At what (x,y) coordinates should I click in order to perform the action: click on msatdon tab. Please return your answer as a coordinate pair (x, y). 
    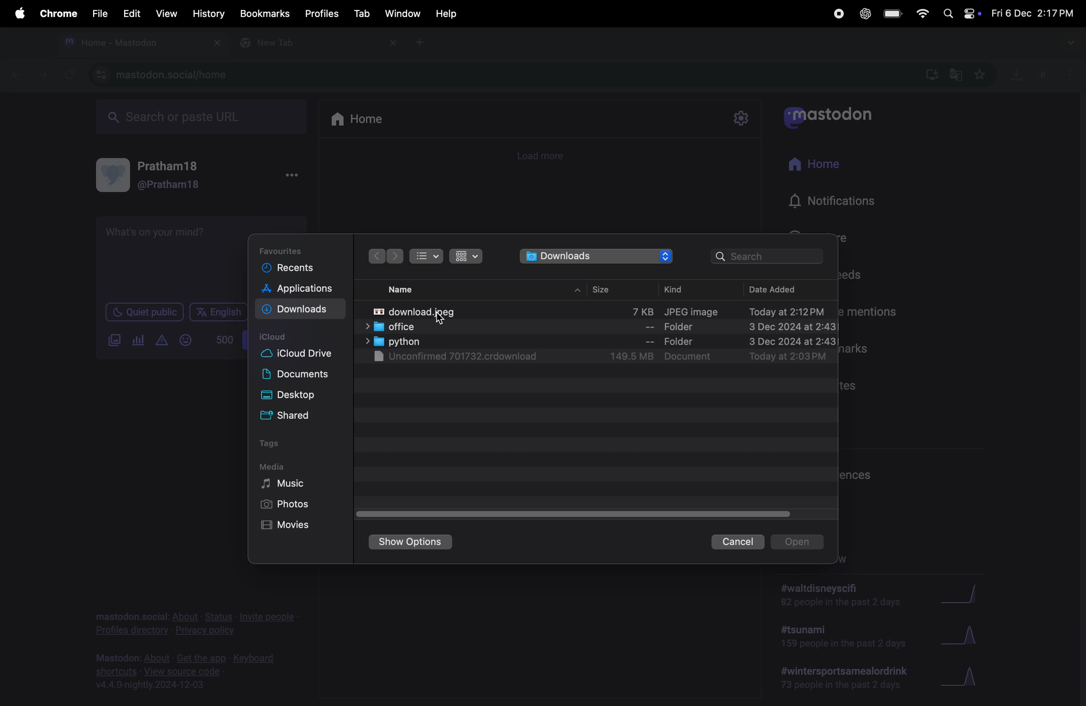
    Looking at the image, I should click on (139, 41).